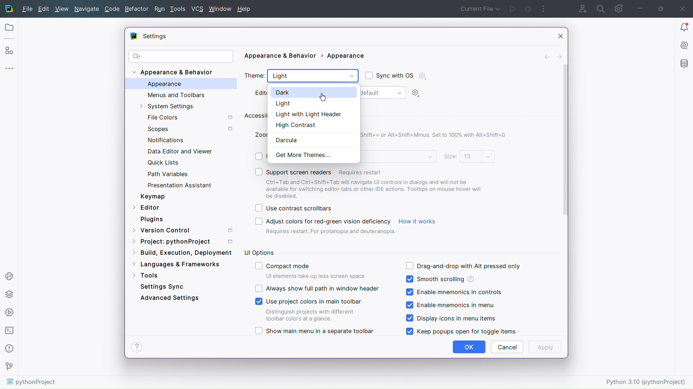 This screenshot has width=693, height=389. What do you see at coordinates (152, 196) in the screenshot?
I see `Keymap` at bounding box center [152, 196].